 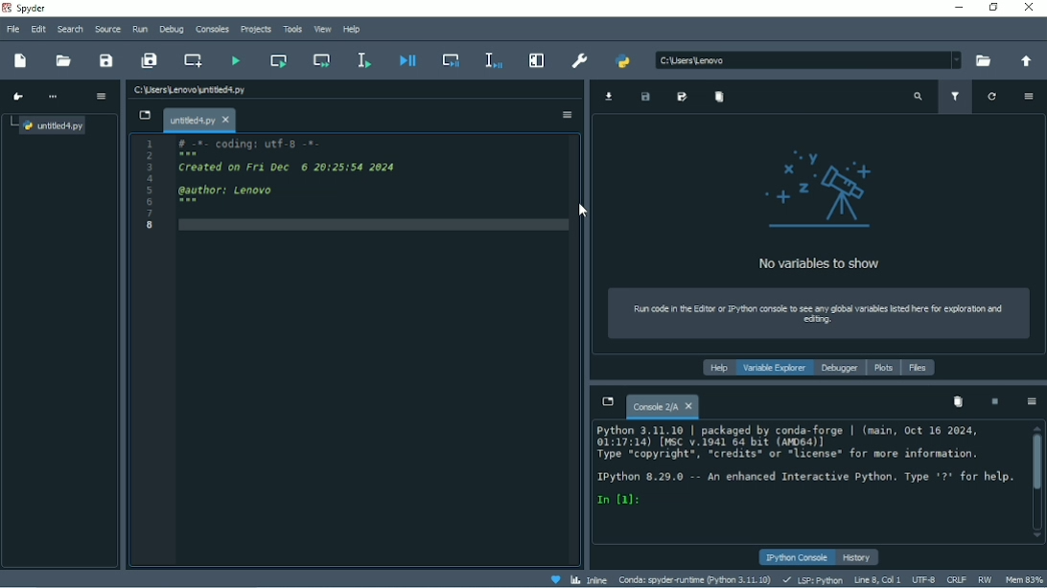 What do you see at coordinates (622, 62) in the screenshot?
I see `PYTHONPATH manager` at bounding box center [622, 62].